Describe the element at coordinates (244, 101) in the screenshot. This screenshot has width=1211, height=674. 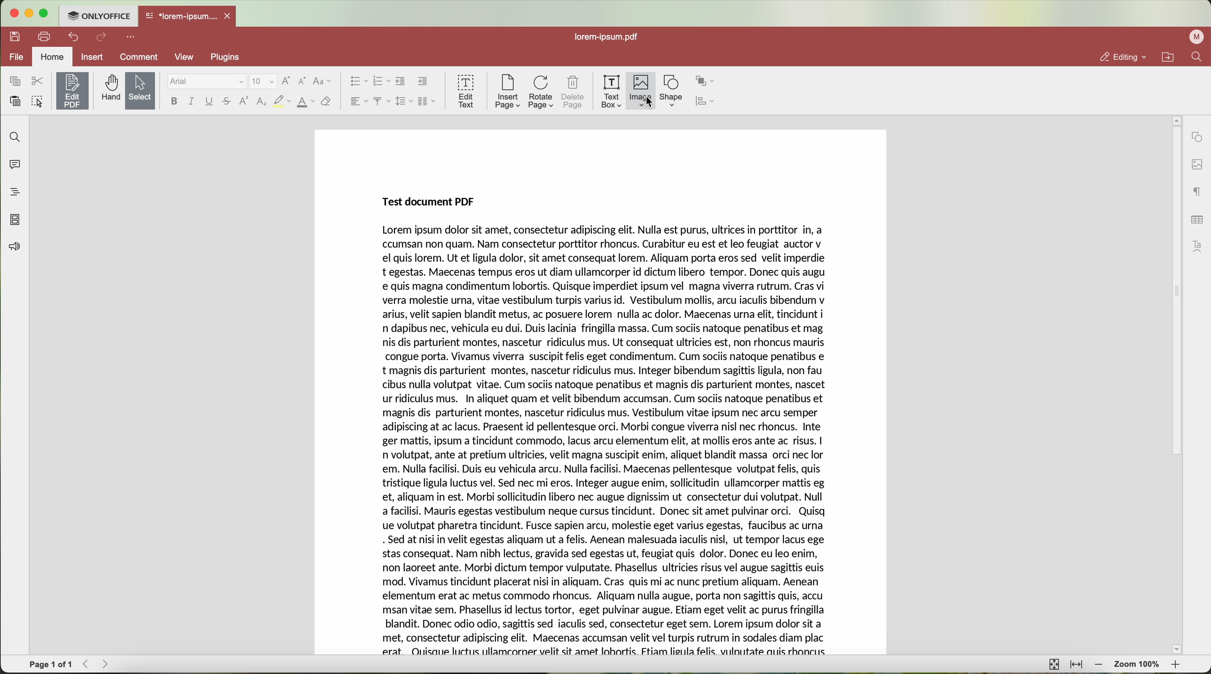
I see `superscript` at that location.